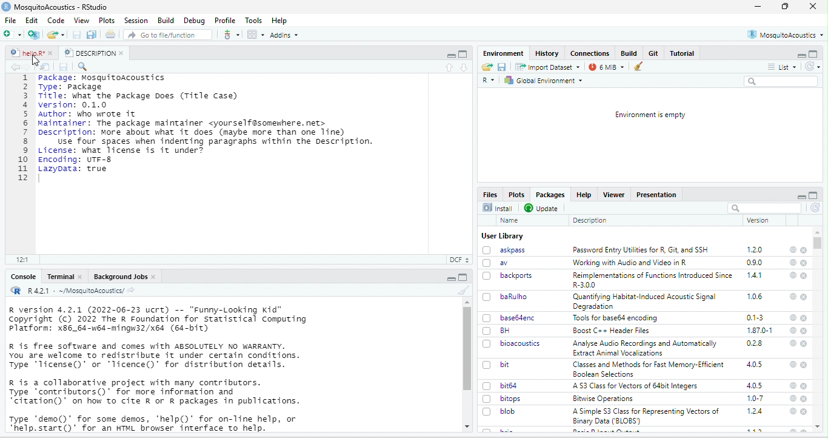 Image resolution: width=828 pixels, height=438 pixels. Describe the element at coordinates (503, 399) in the screenshot. I see `bitops` at that location.